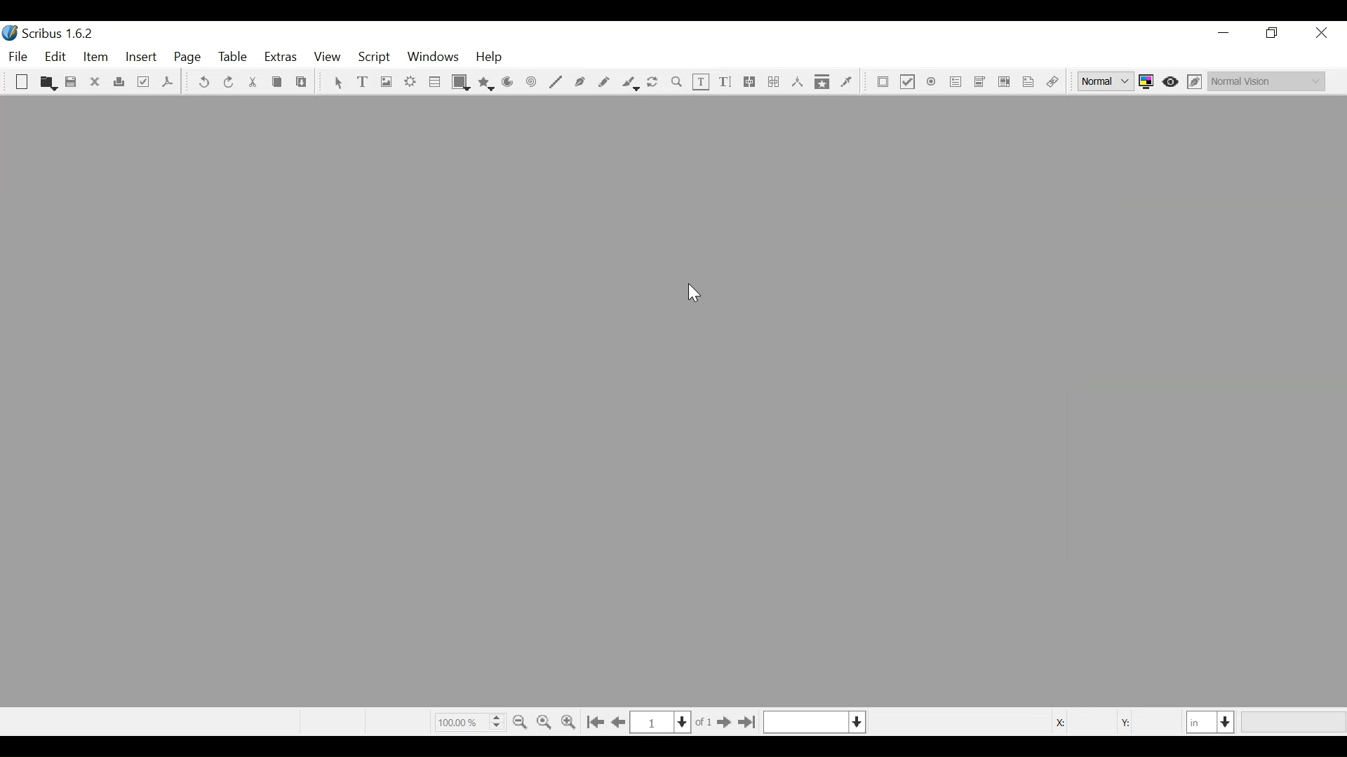  Describe the element at coordinates (822, 81) in the screenshot. I see `Copy Item properties` at that location.